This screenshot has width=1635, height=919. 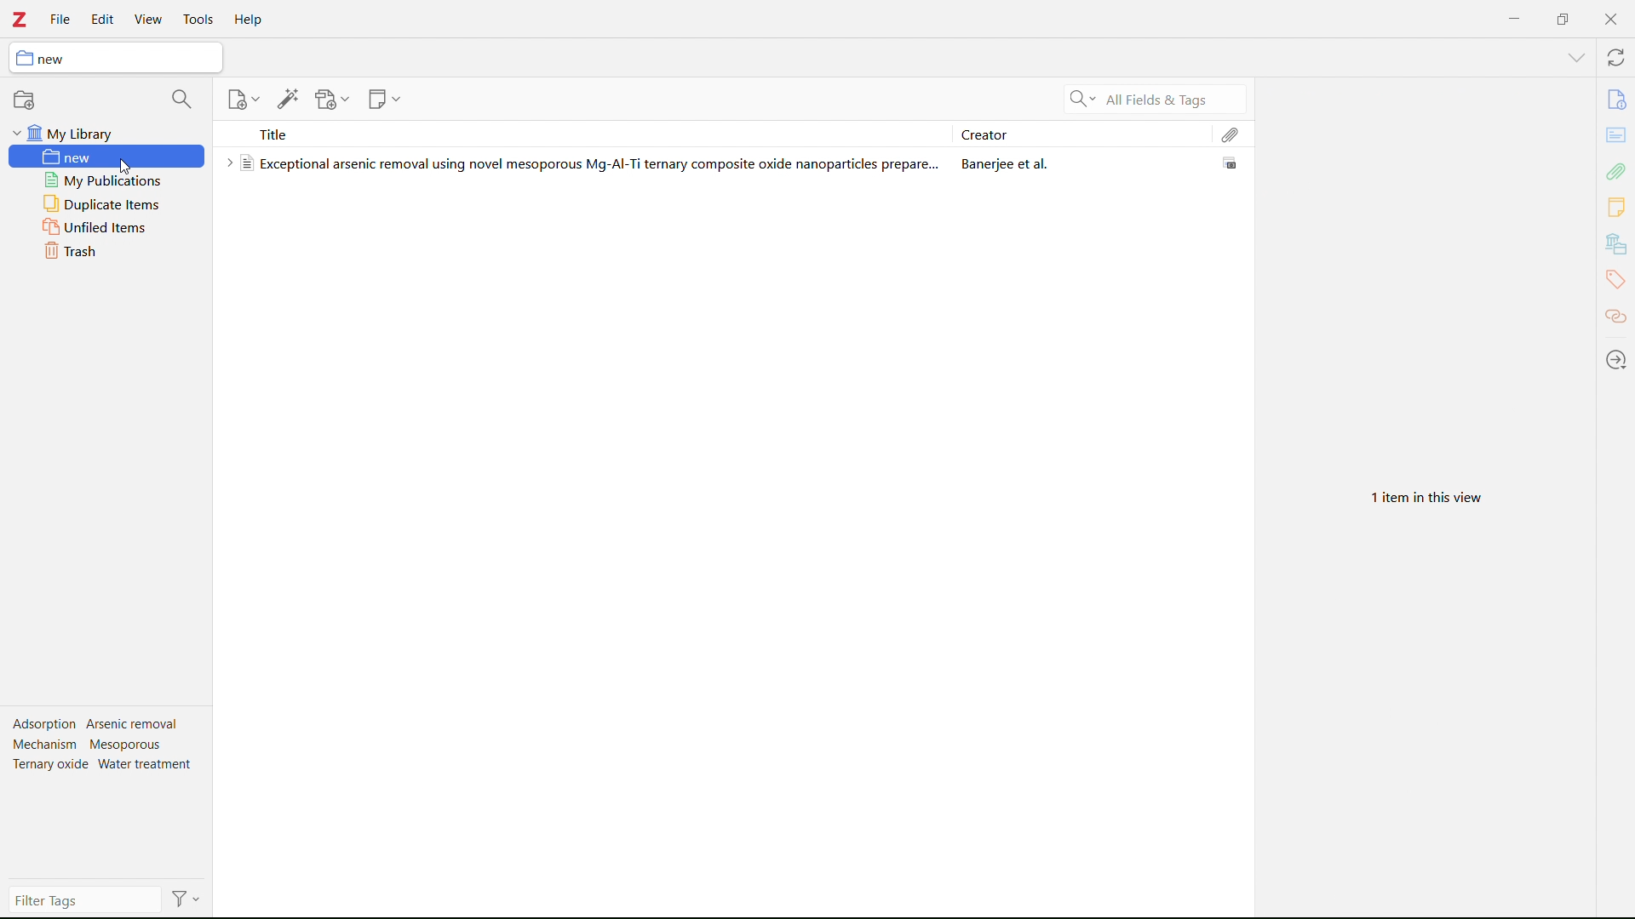 What do you see at coordinates (731, 163) in the screenshot?
I see `‘Advances in oil-water separation: a complete guide for physical, chemical, and biochemical processes Das et al.` at bounding box center [731, 163].